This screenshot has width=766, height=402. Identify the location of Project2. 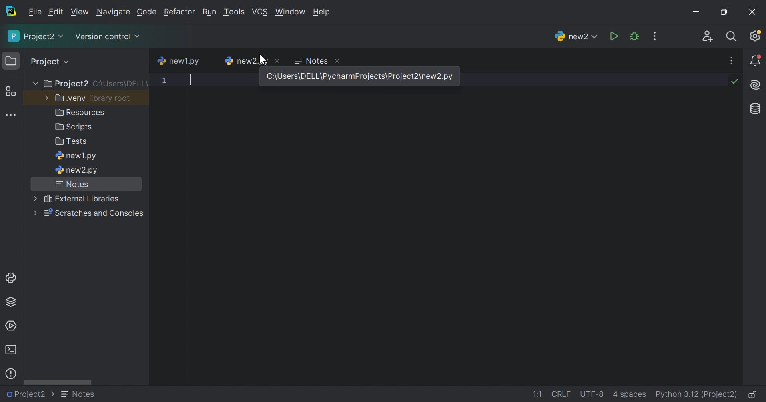
(31, 395).